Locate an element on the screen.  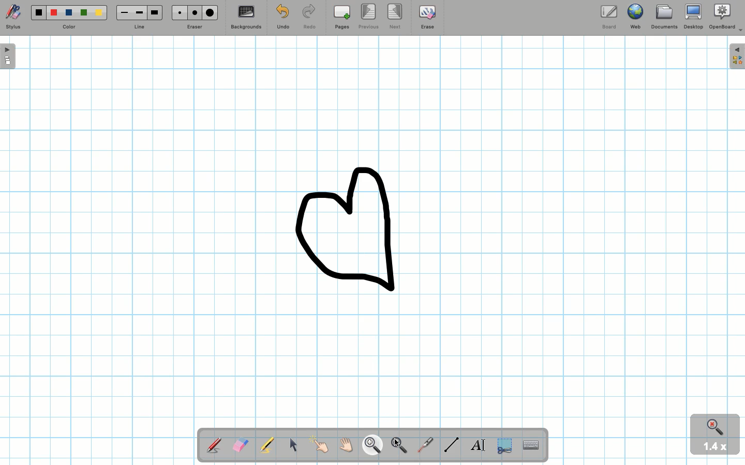
Open board is located at coordinates (8, 57).